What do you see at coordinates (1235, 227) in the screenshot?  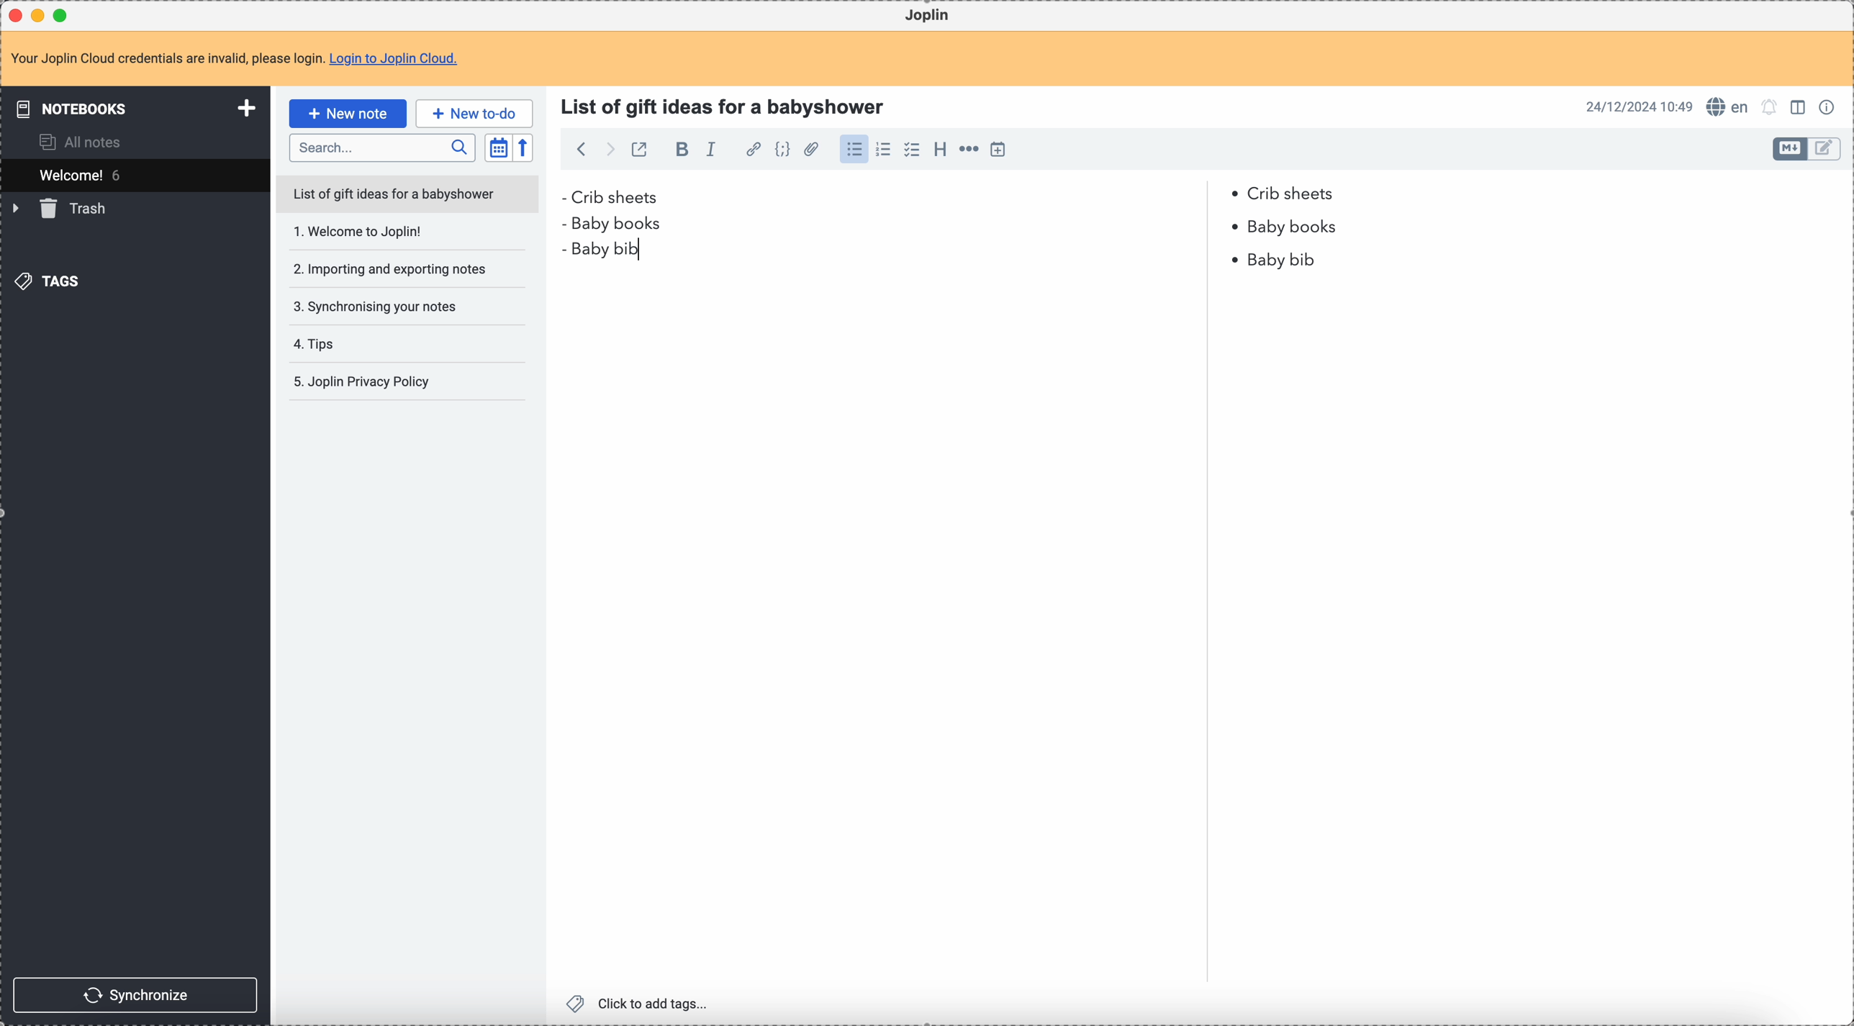 I see `bullet point` at bounding box center [1235, 227].